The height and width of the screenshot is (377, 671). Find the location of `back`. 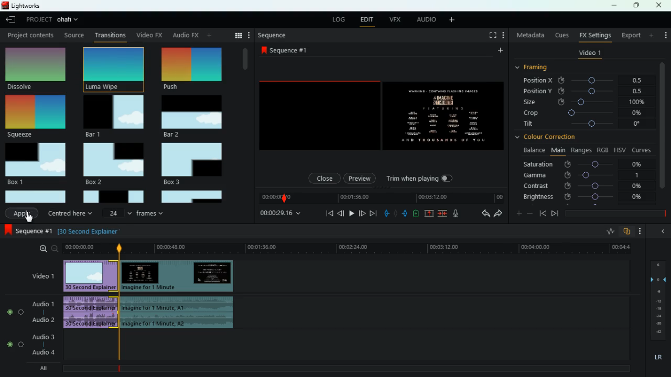

back is located at coordinates (662, 231).